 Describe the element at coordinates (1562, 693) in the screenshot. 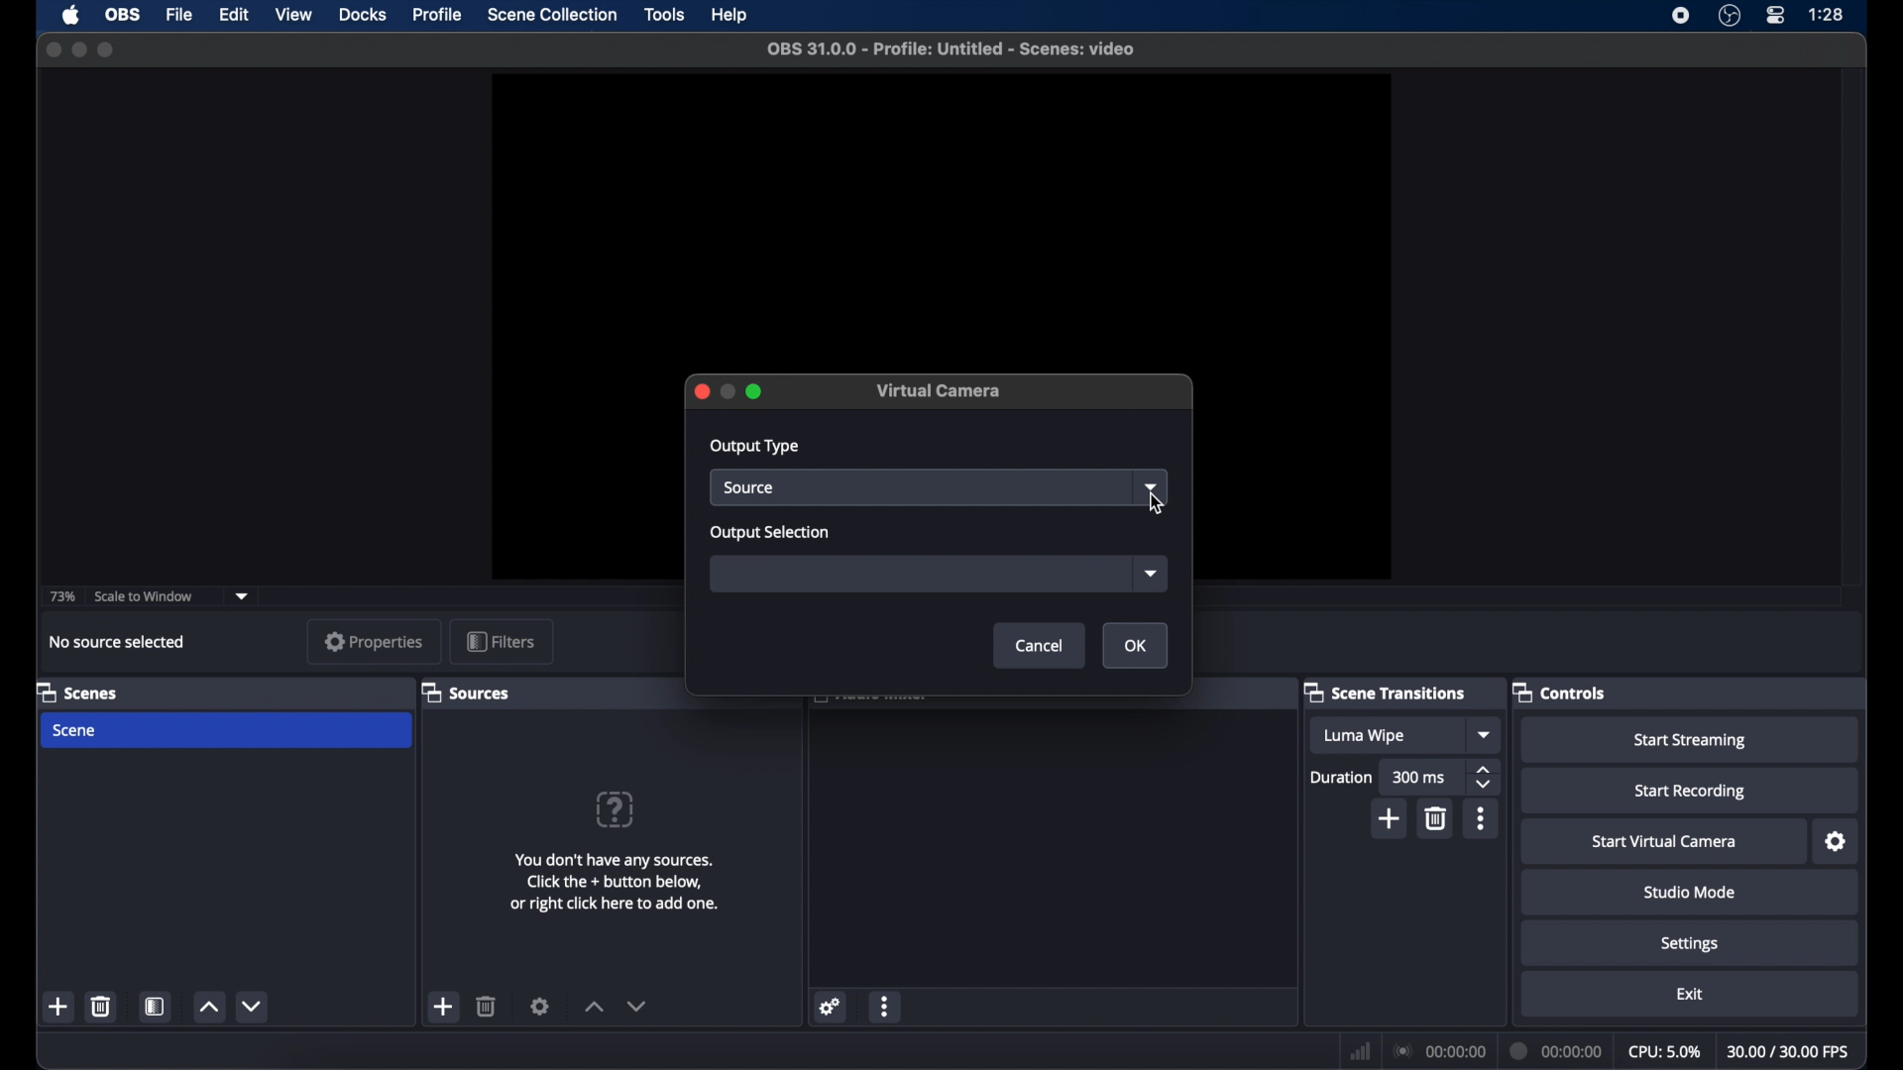

I see `controls` at that location.